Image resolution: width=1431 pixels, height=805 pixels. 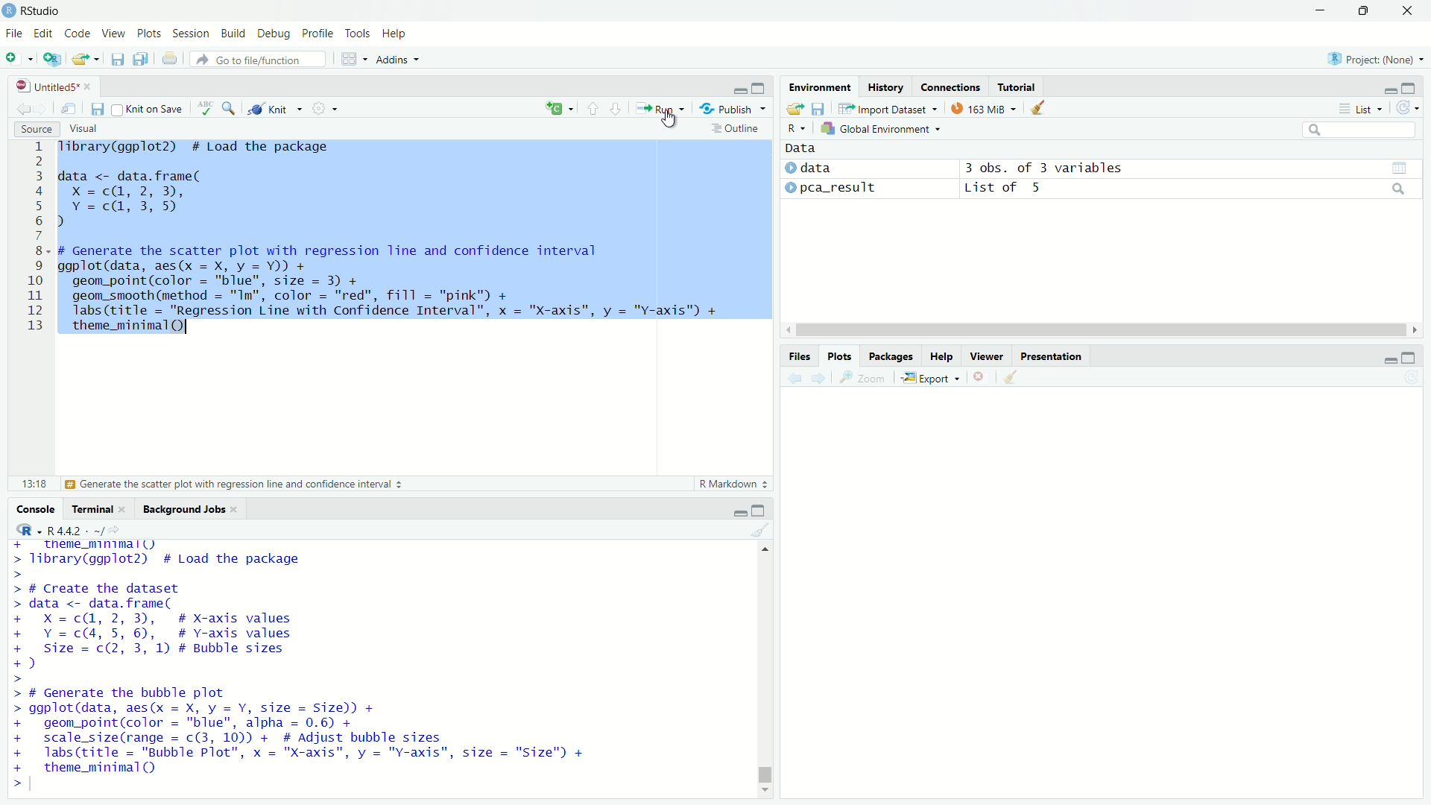 I want to click on Project: (None), so click(x=1374, y=58).